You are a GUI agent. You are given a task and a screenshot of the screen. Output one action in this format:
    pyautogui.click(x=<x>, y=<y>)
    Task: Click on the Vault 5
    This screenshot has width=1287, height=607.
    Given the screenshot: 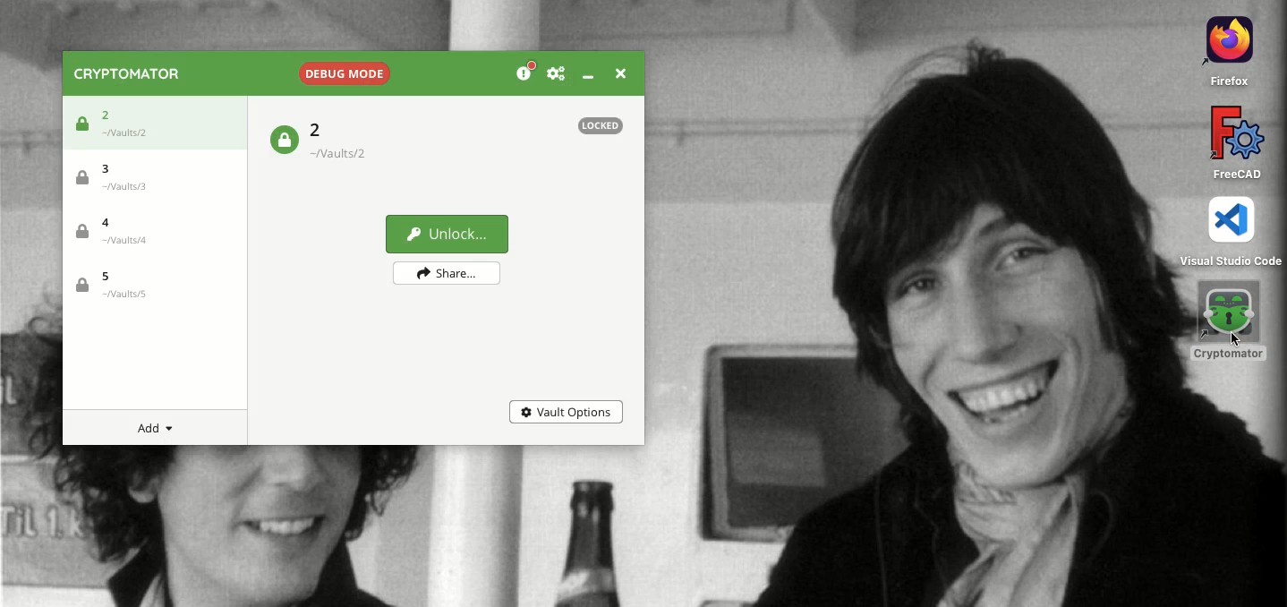 What is the action you would take?
    pyautogui.click(x=149, y=286)
    